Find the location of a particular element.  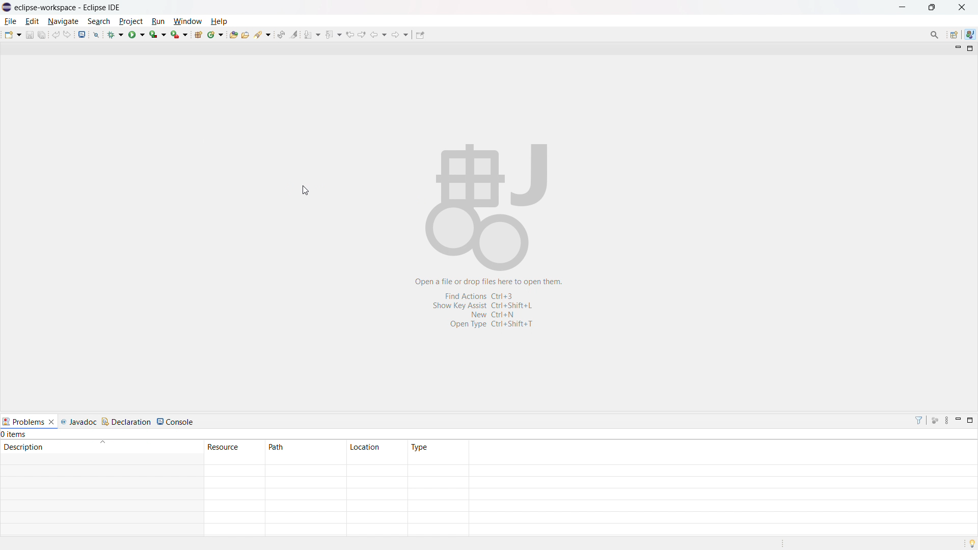

run is located at coordinates (158, 21).